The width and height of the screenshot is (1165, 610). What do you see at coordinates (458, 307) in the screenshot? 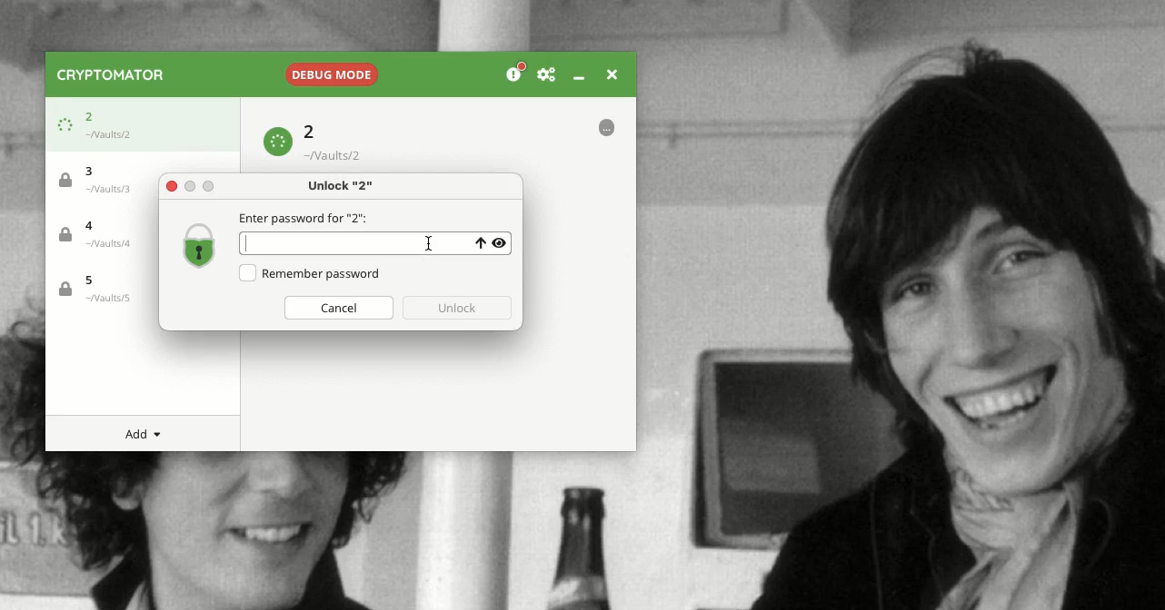
I see `Unlock` at bounding box center [458, 307].